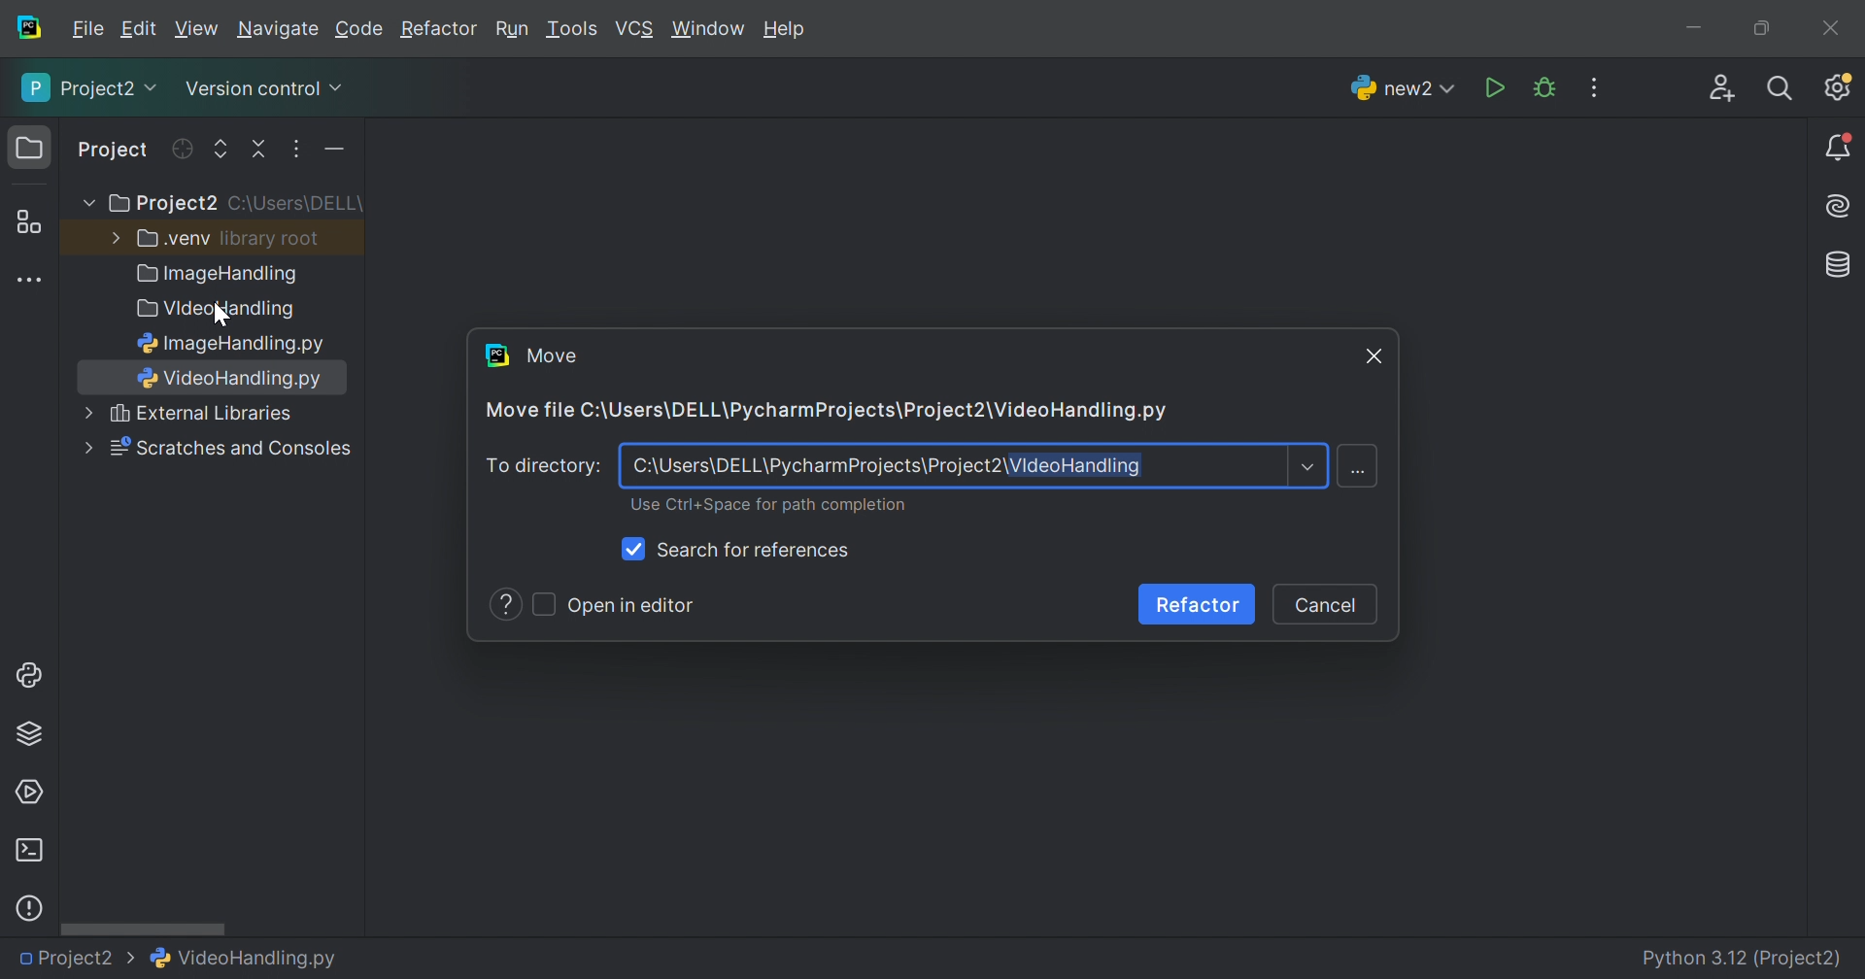  What do you see at coordinates (545, 604) in the screenshot?
I see `Checbox` at bounding box center [545, 604].